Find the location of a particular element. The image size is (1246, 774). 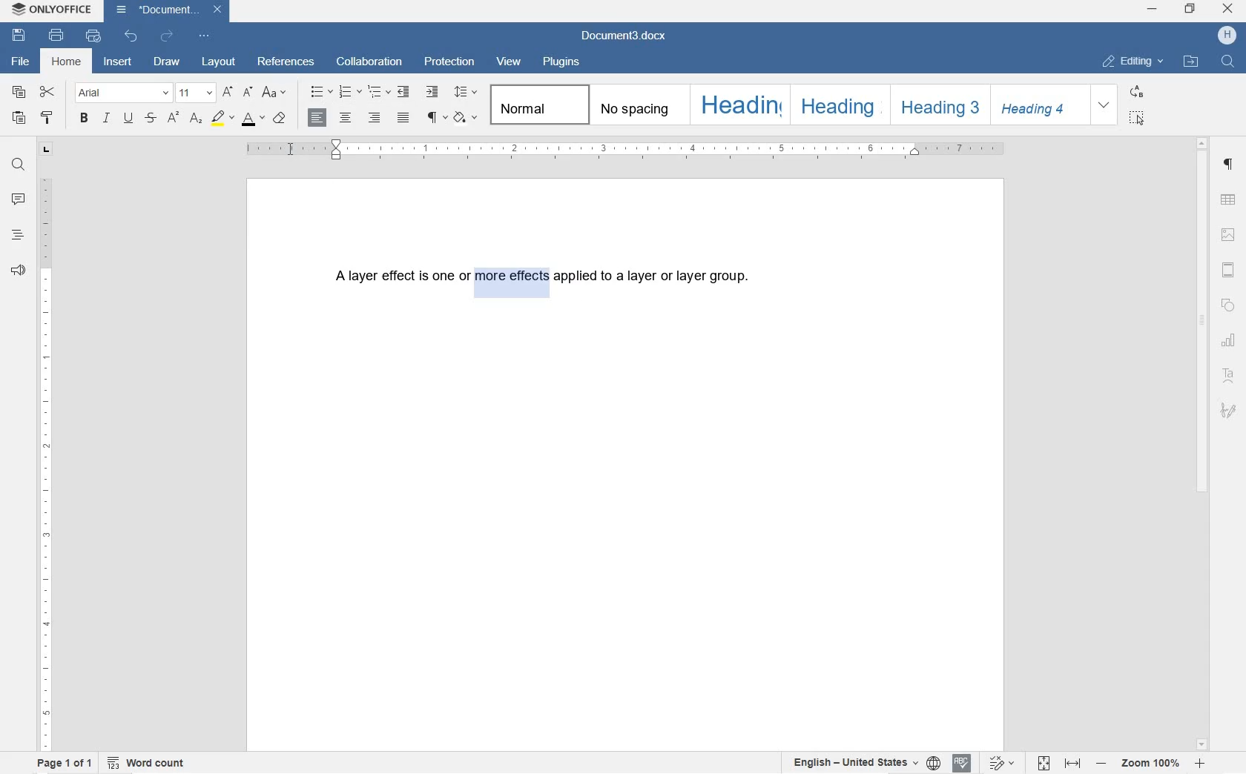

COPY STYLE is located at coordinates (48, 119).